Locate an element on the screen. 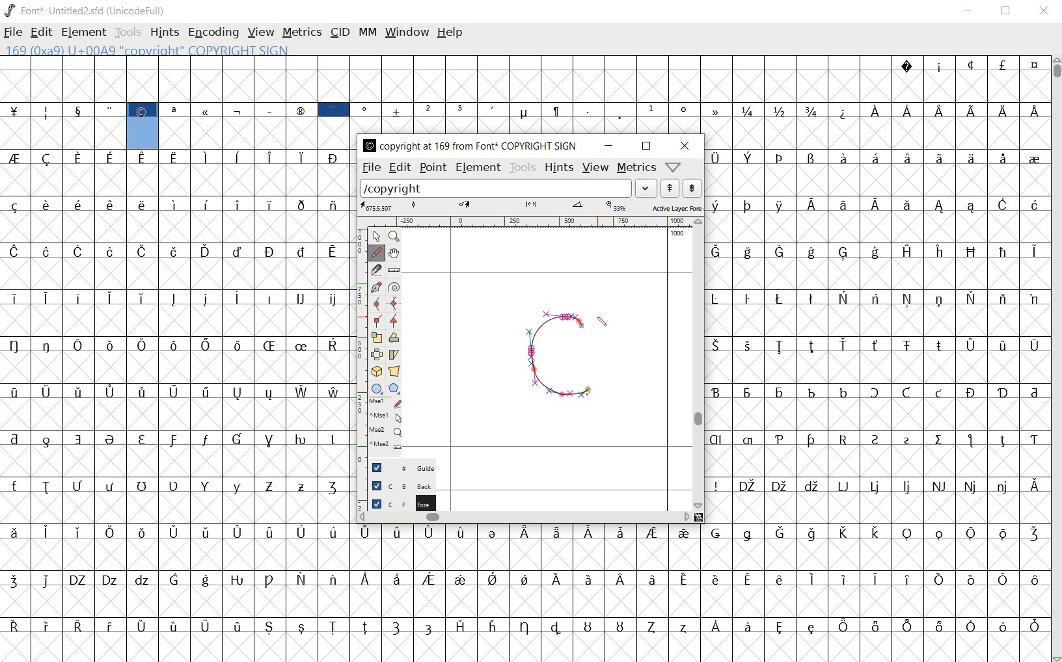  metrics is located at coordinates (301, 32).